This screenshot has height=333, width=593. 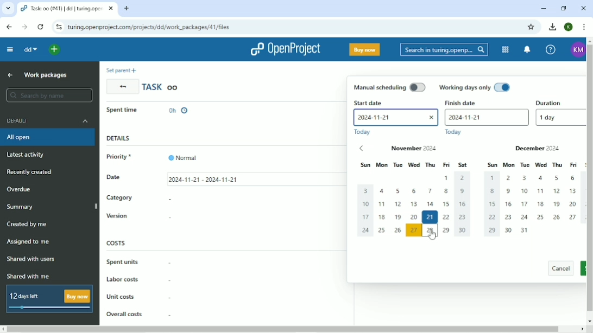 I want to click on Category, so click(x=120, y=197).